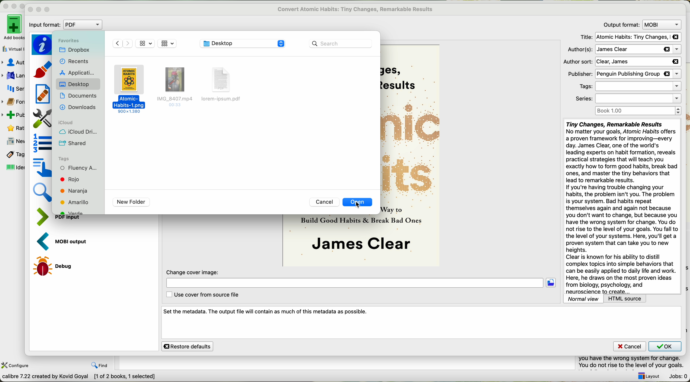 This screenshot has width=690, height=382. Describe the element at coordinates (225, 84) in the screenshot. I see `disable file` at that location.